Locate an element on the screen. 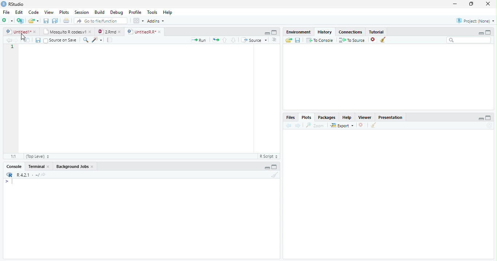  Save all open documents is located at coordinates (55, 21).